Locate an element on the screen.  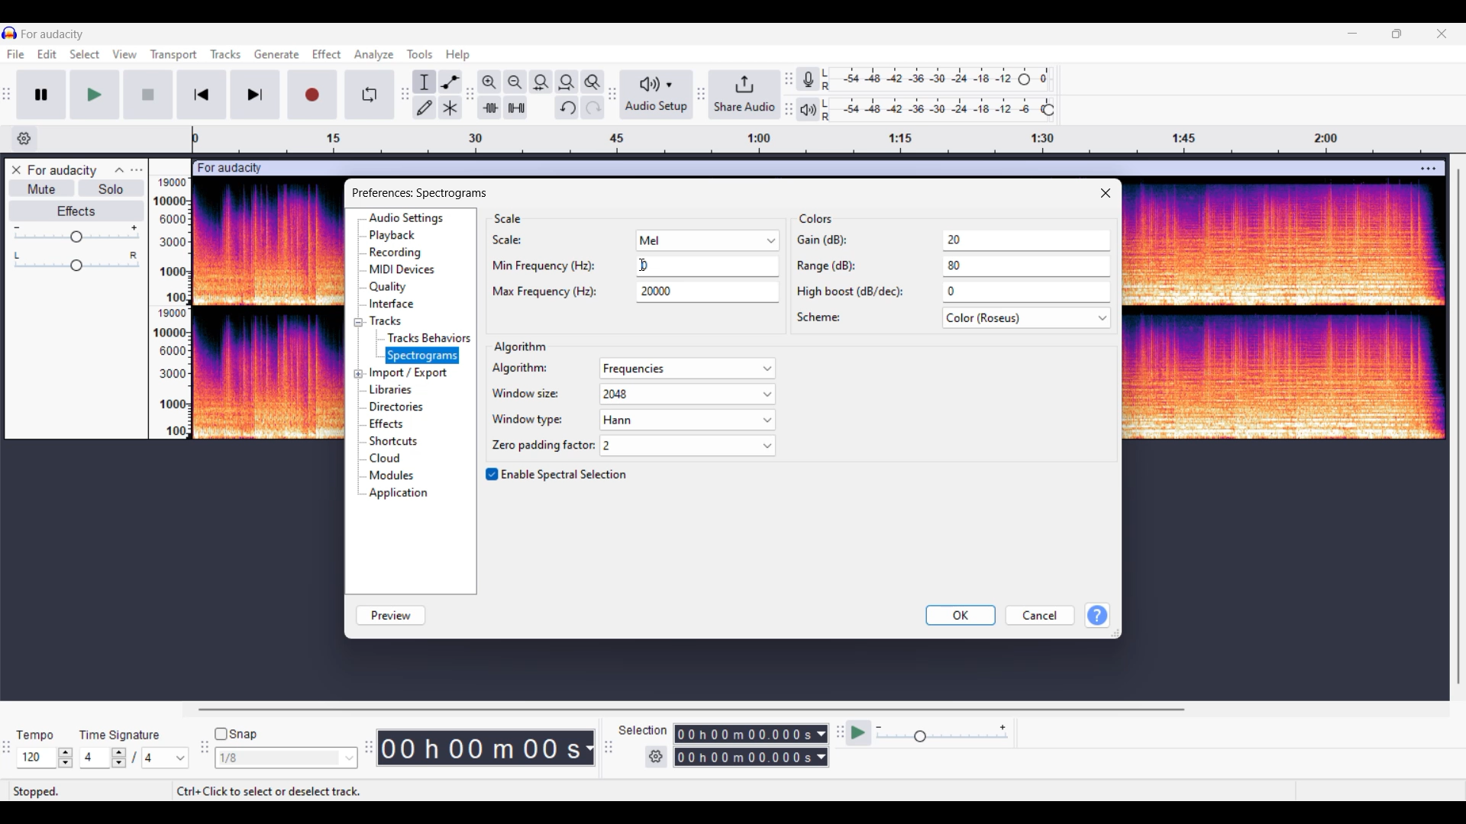
Share audio is located at coordinates (744, 94).